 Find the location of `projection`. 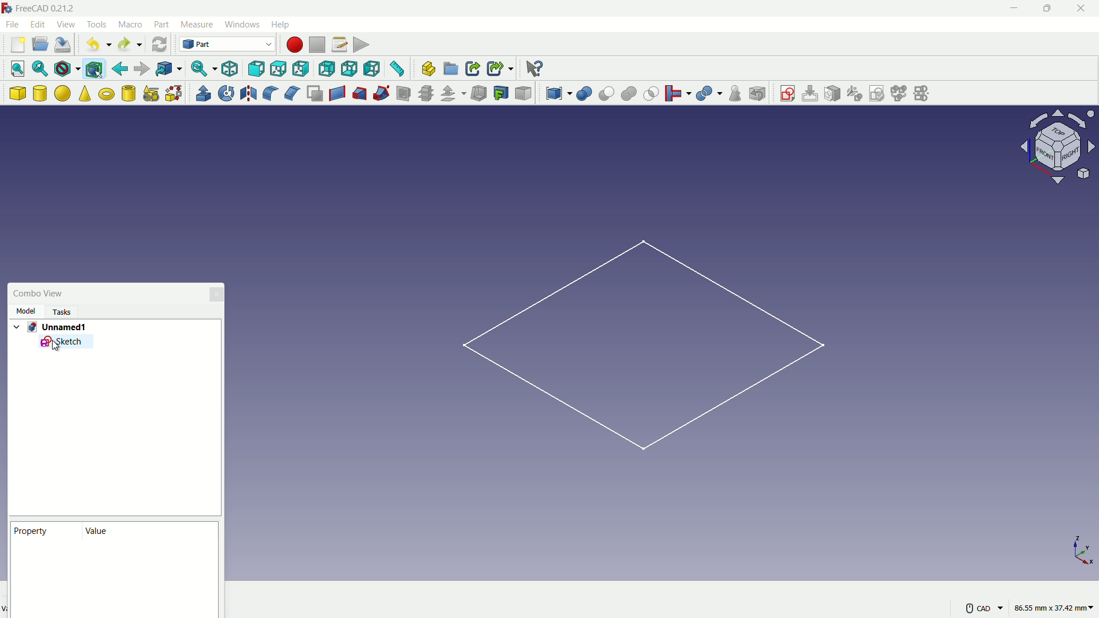

projection is located at coordinates (501, 93).